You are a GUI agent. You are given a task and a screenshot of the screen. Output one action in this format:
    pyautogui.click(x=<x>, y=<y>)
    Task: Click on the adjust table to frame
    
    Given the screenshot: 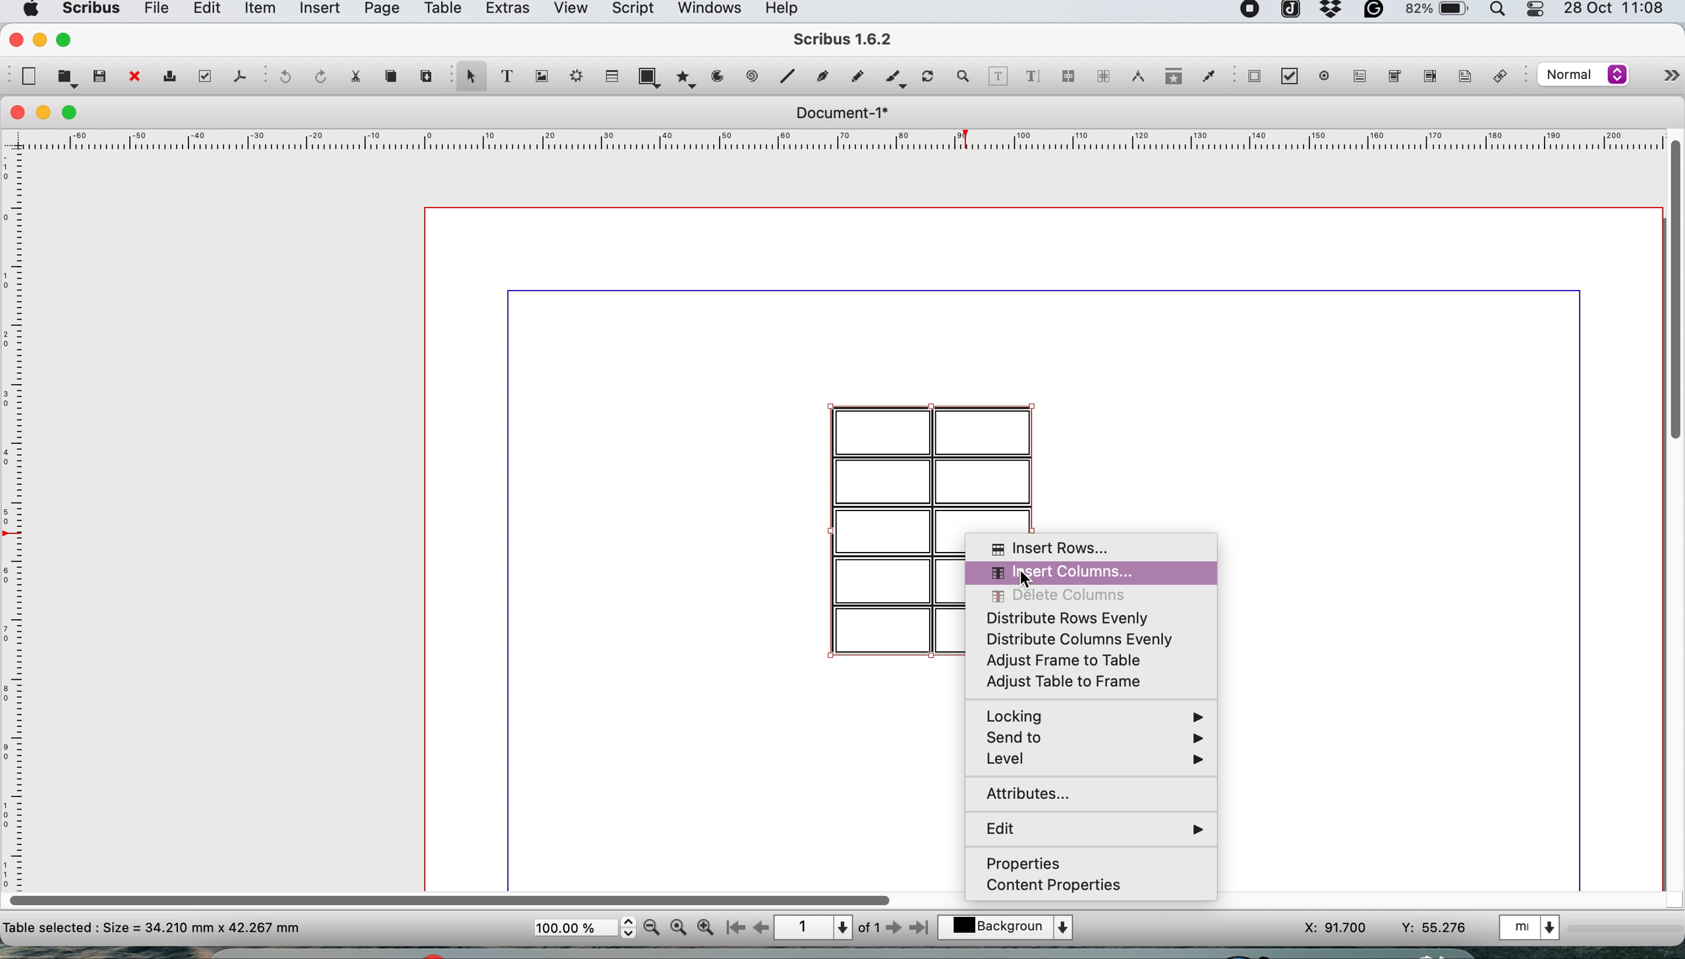 What is the action you would take?
    pyautogui.click(x=1075, y=682)
    